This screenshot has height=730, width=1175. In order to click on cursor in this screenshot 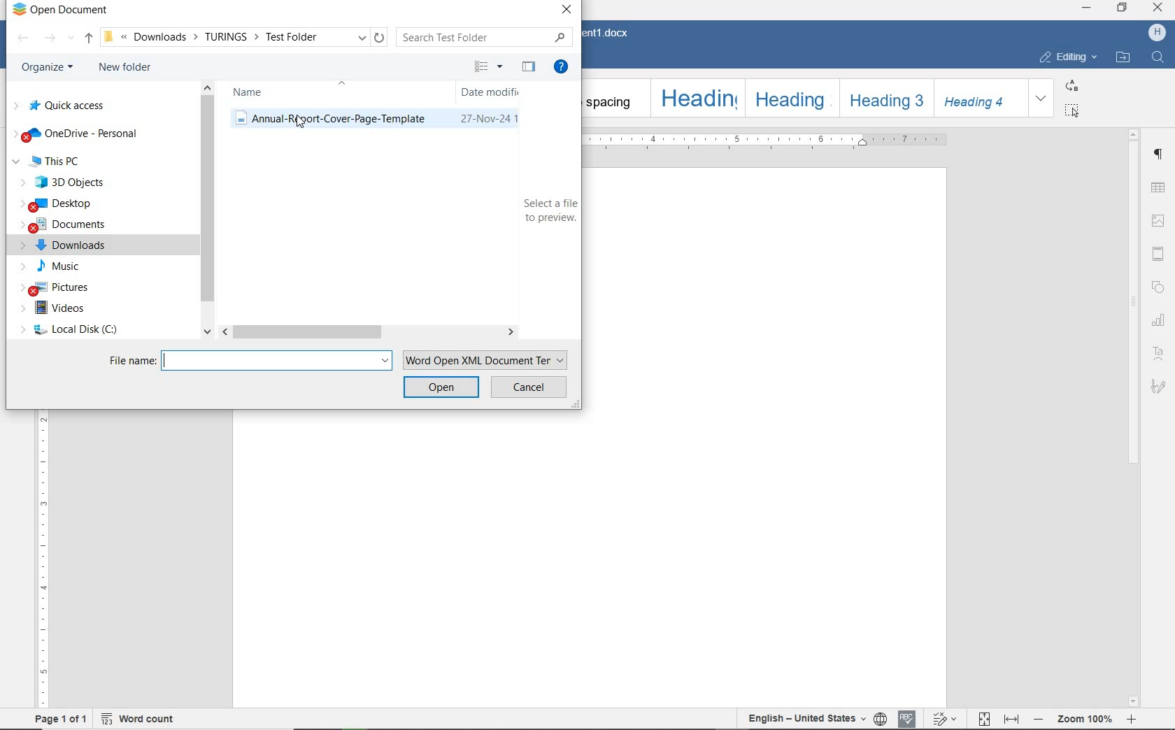, I will do `click(300, 124)`.